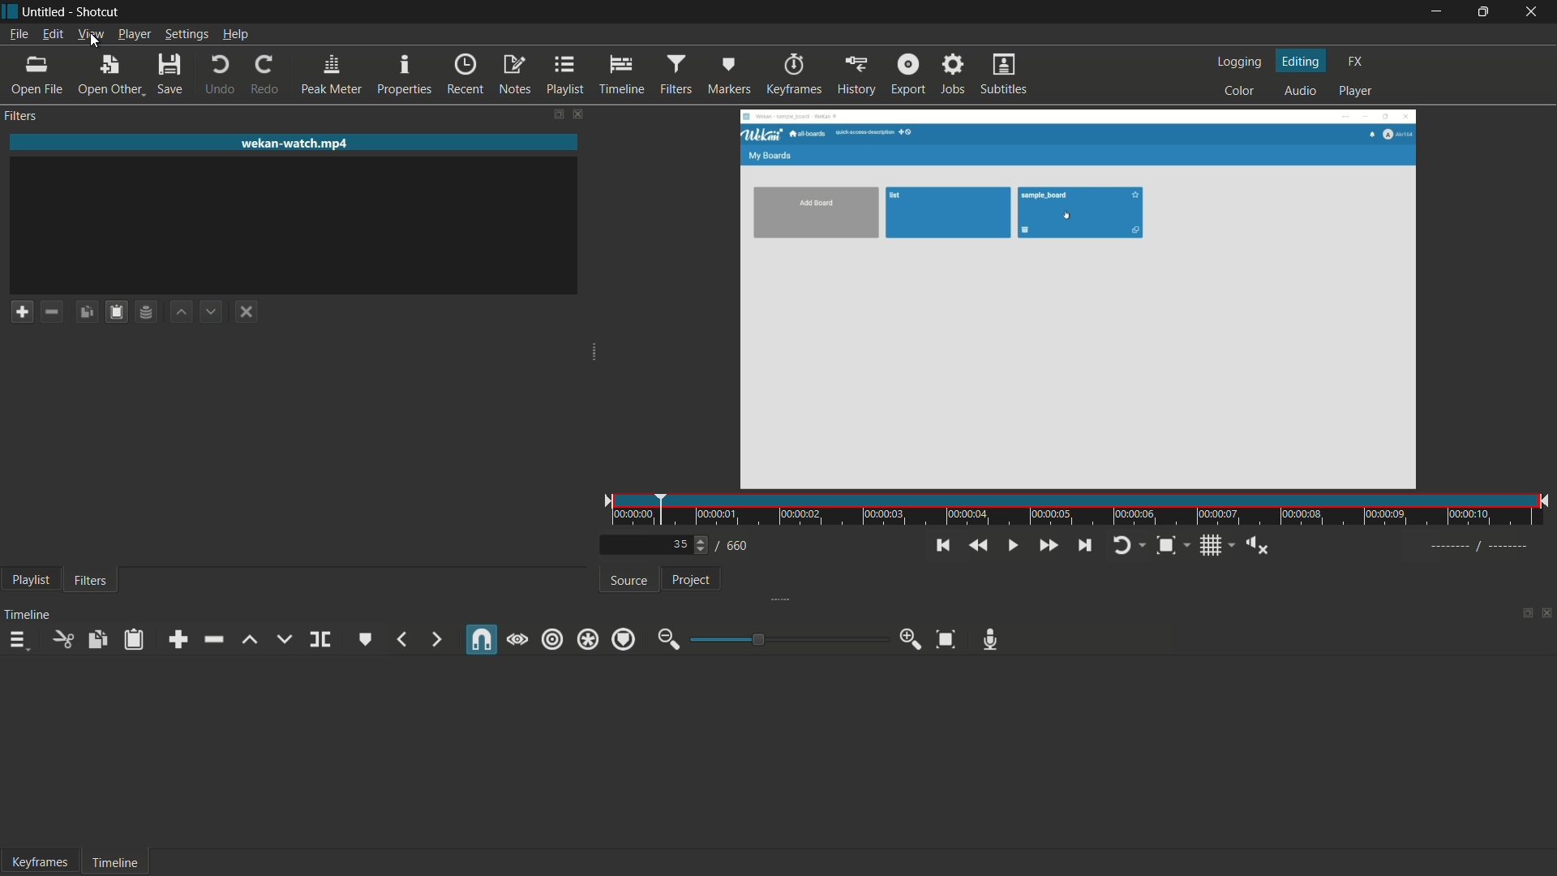 The height and width of the screenshot is (876, 1557). I want to click on help menu, so click(236, 34).